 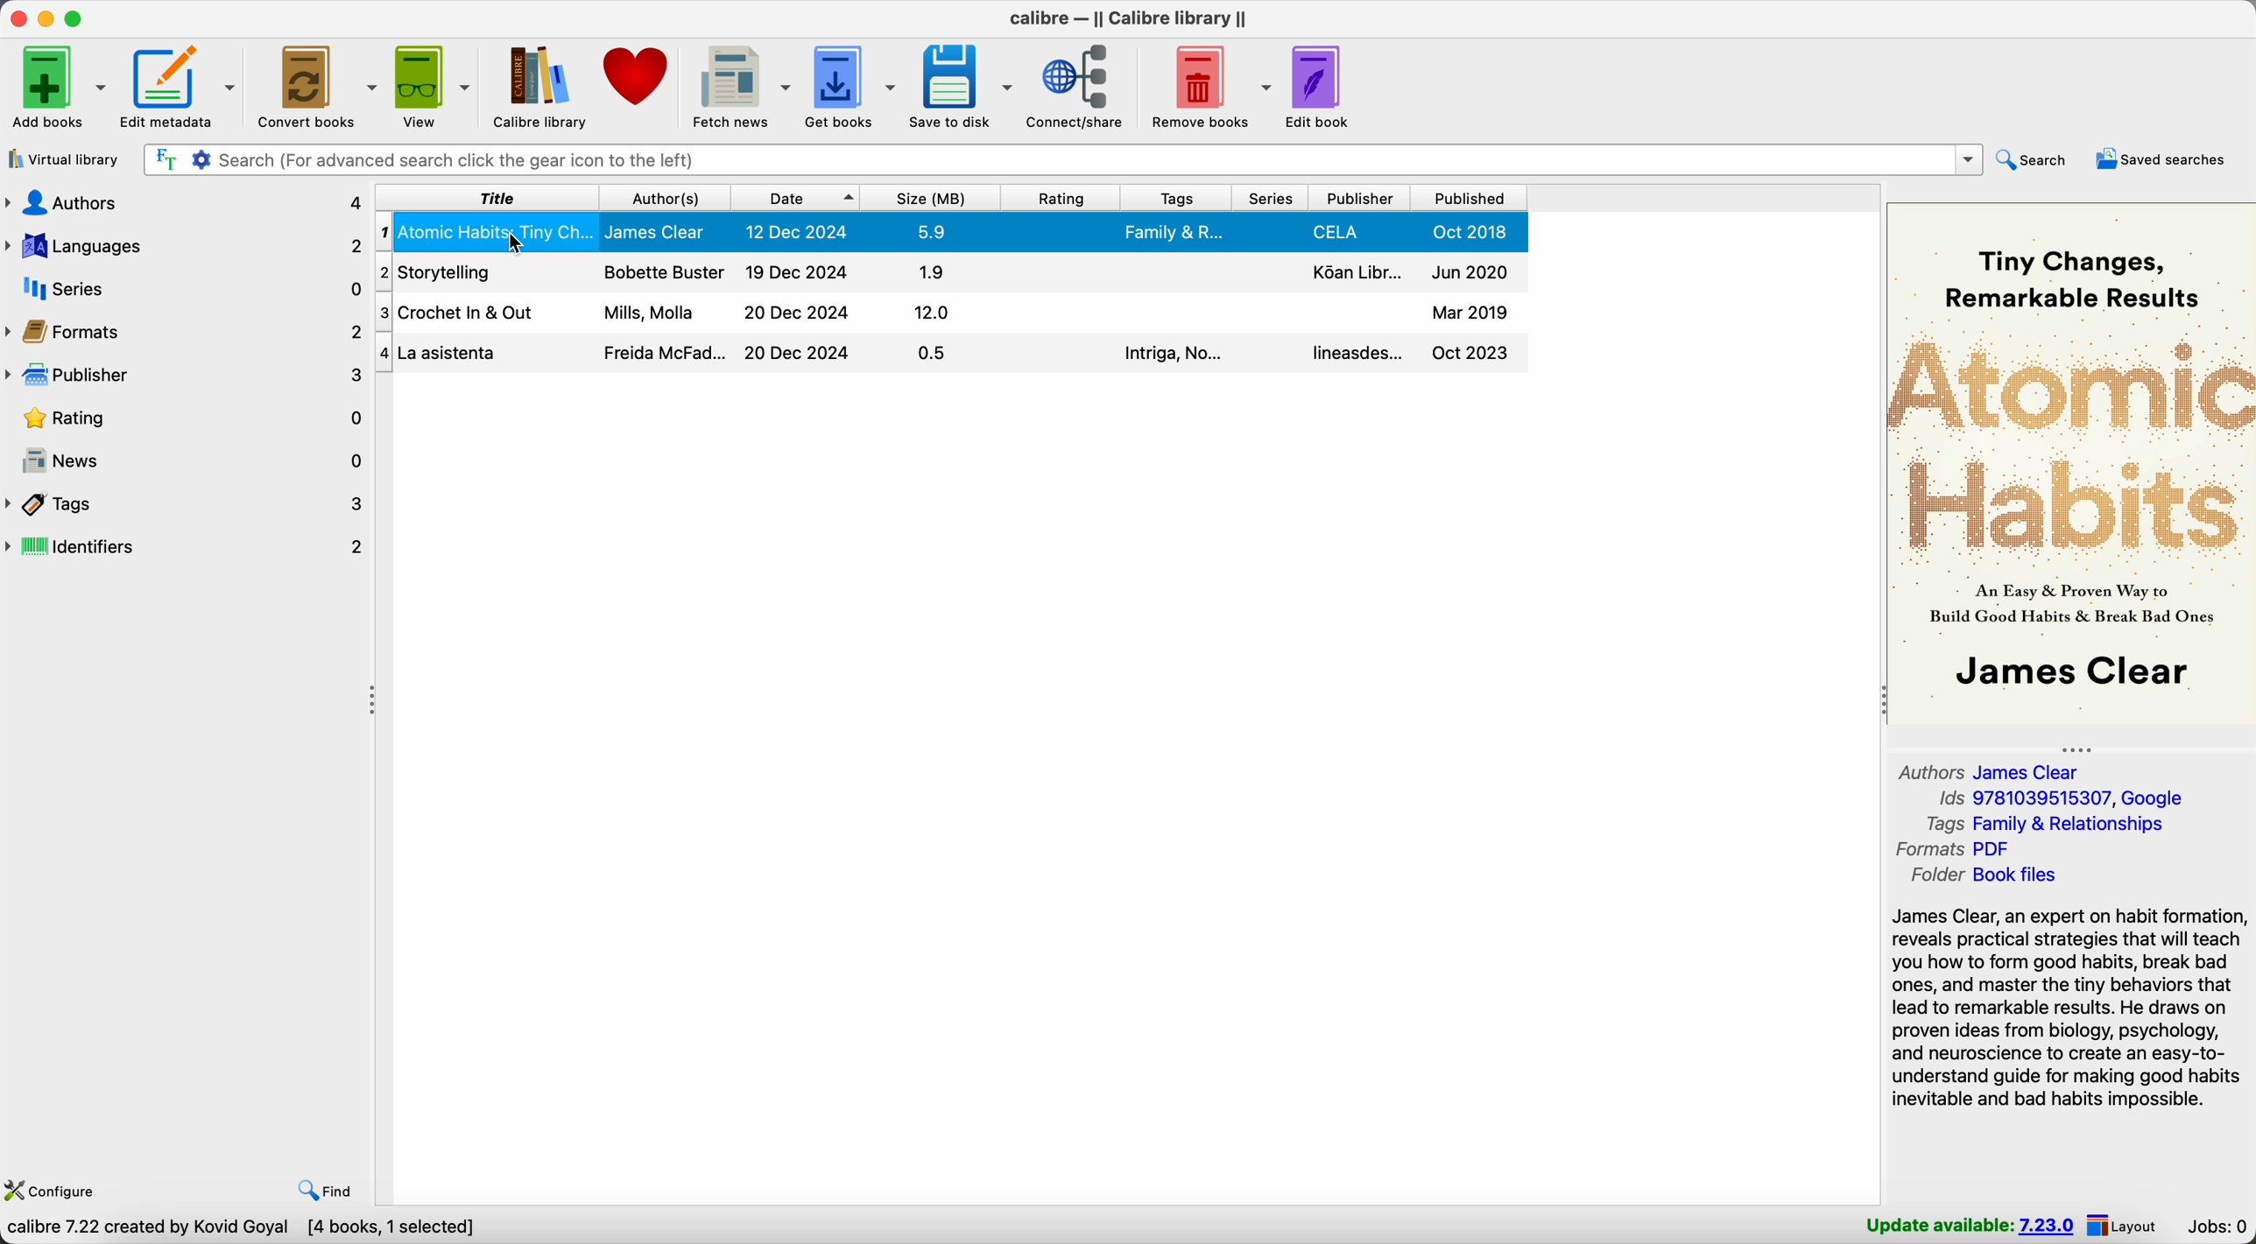 What do you see at coordinates (638, 75) in the screenshot?
I see `donate` at bounding box center [638, 75].